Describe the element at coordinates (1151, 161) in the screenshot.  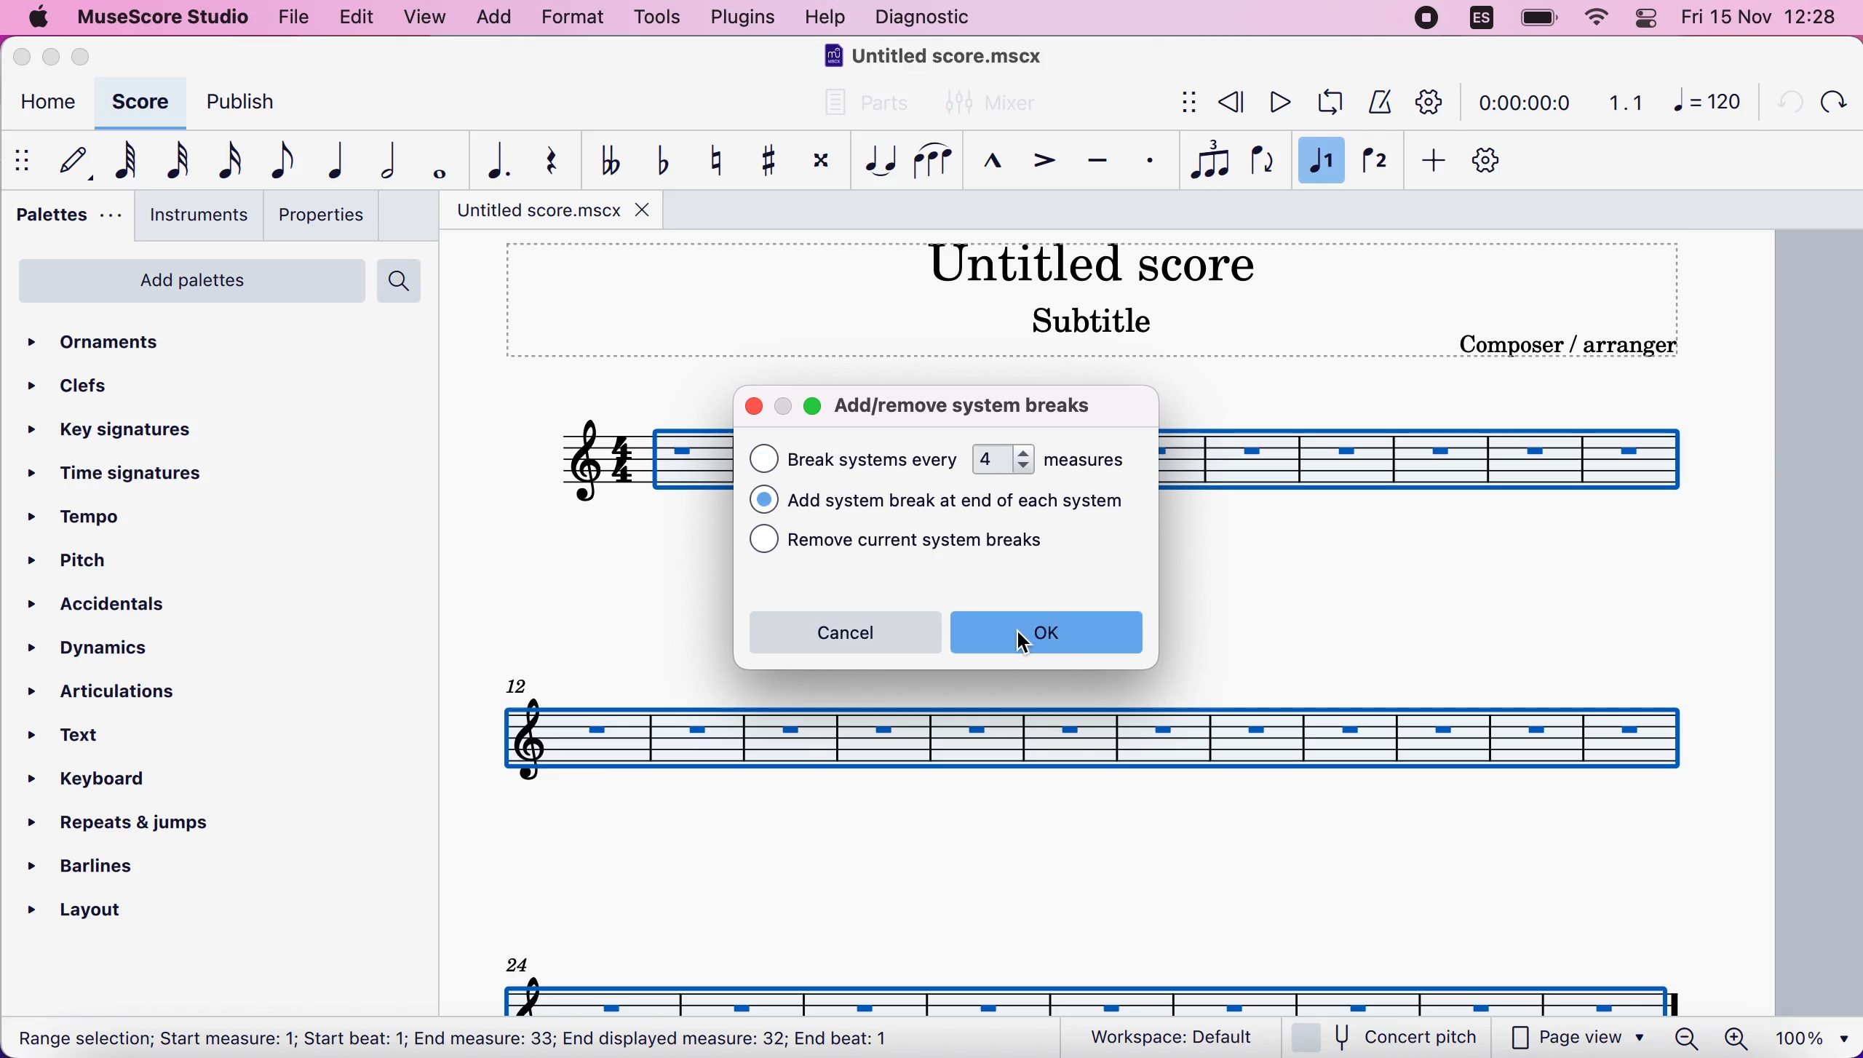
I see `staccato` at that location.